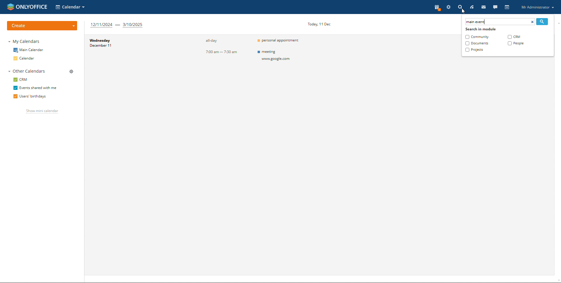 The height and width of the screenshot is (283, 561). Describe the element at coordinates (320, 24) in the screenshot. I see `Today, 11 Dec` at that location.